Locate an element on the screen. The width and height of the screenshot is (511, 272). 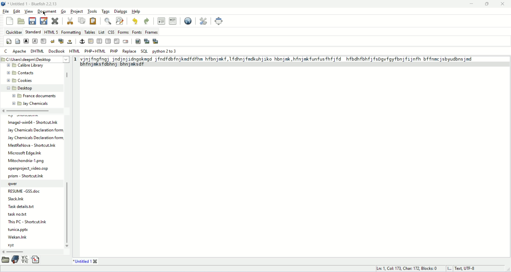
PHP+HTML is located at coordinates (95, 52).